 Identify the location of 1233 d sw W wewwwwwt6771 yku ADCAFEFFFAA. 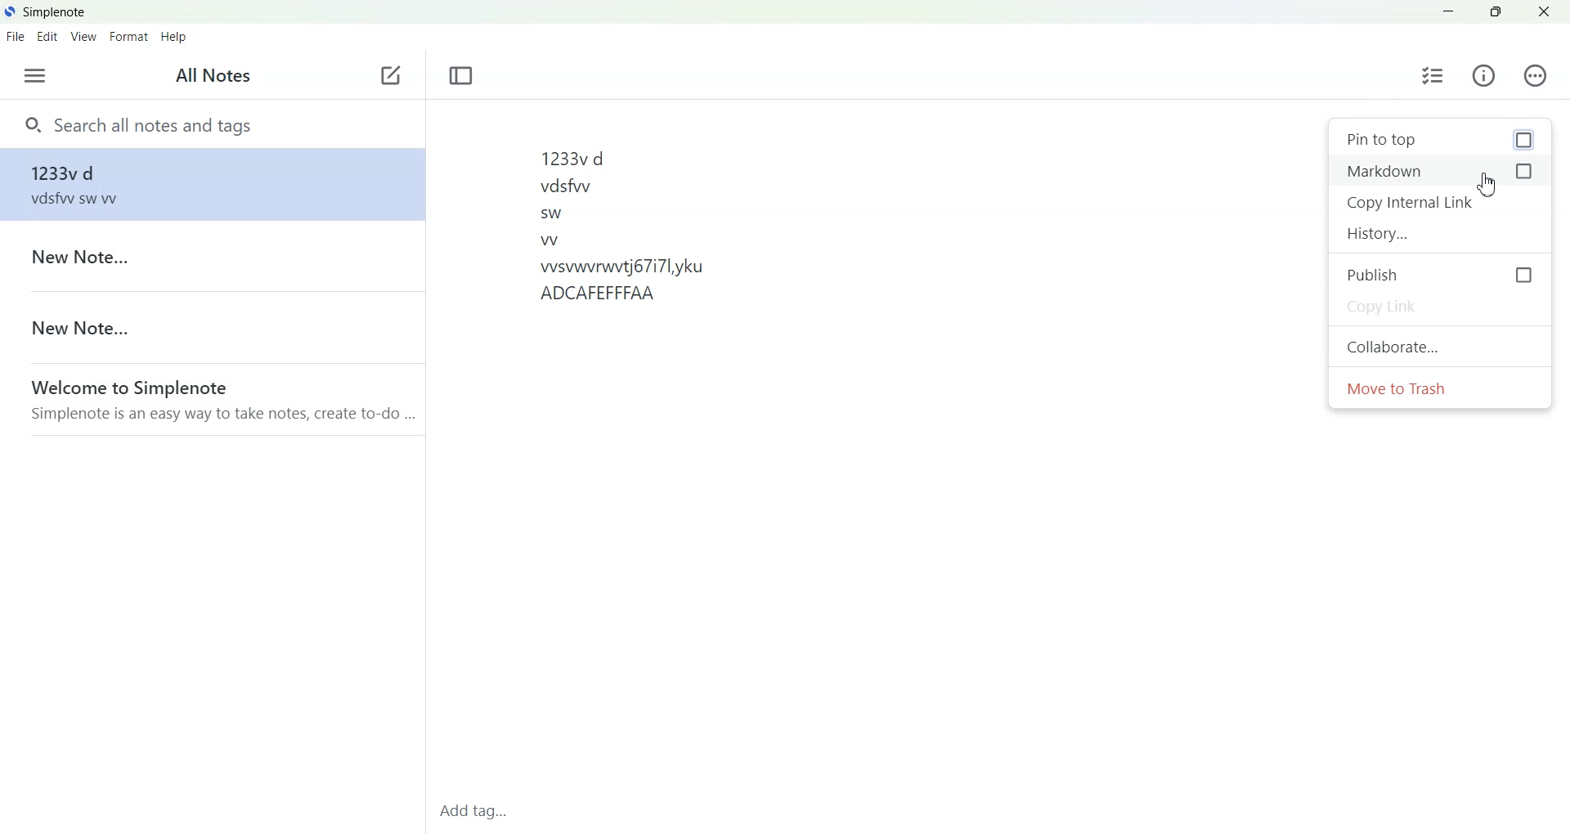
(874, 453).